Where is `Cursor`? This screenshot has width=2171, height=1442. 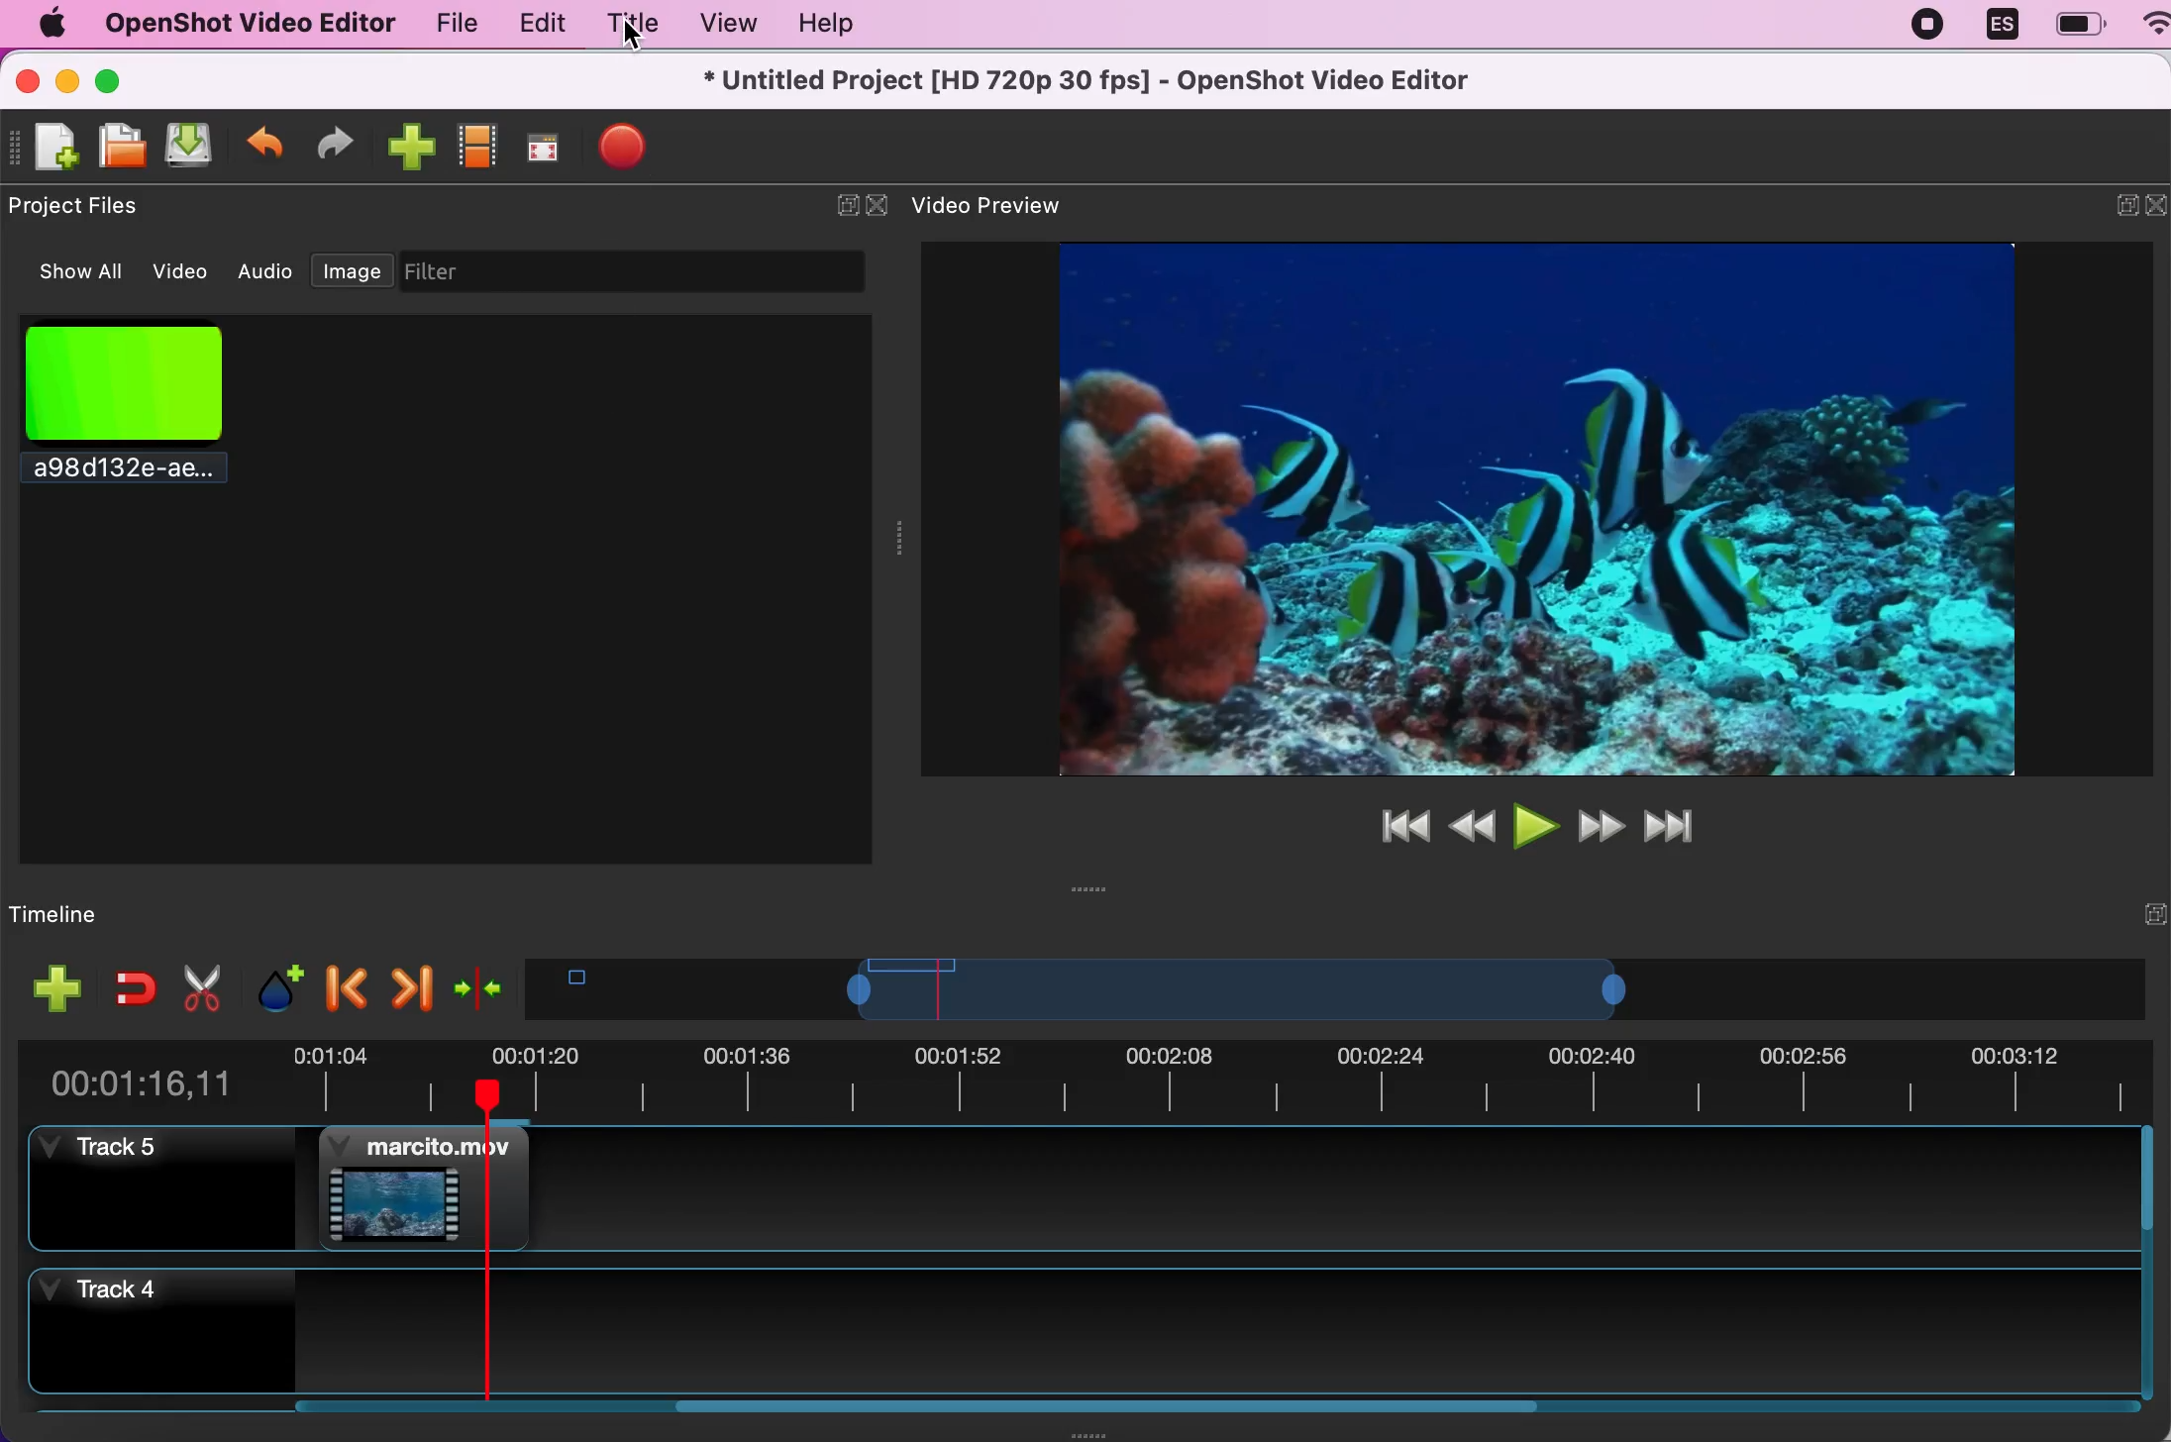 Cursor is located at coordinates (636, 38).